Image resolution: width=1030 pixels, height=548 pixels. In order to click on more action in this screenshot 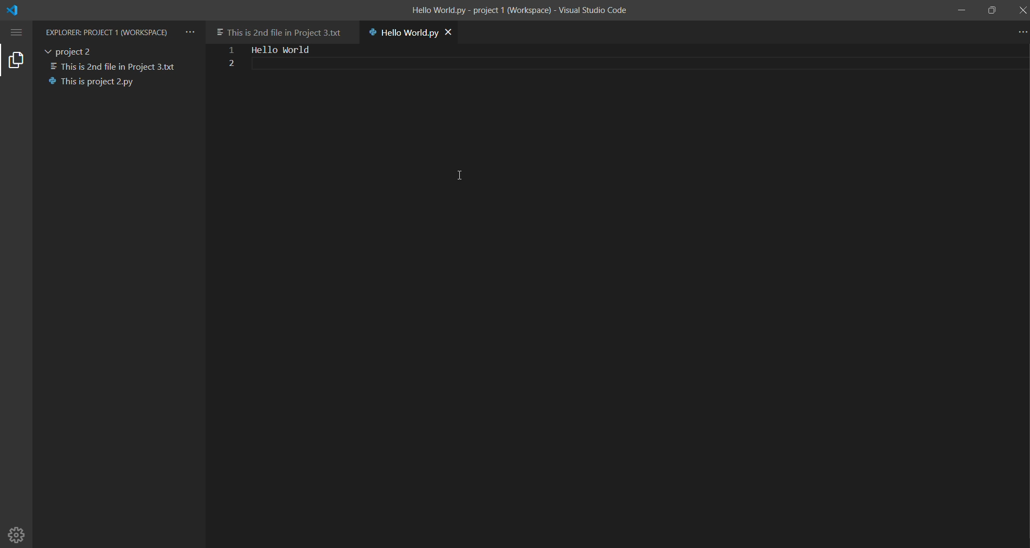, I will do `click(1021, 32)`.